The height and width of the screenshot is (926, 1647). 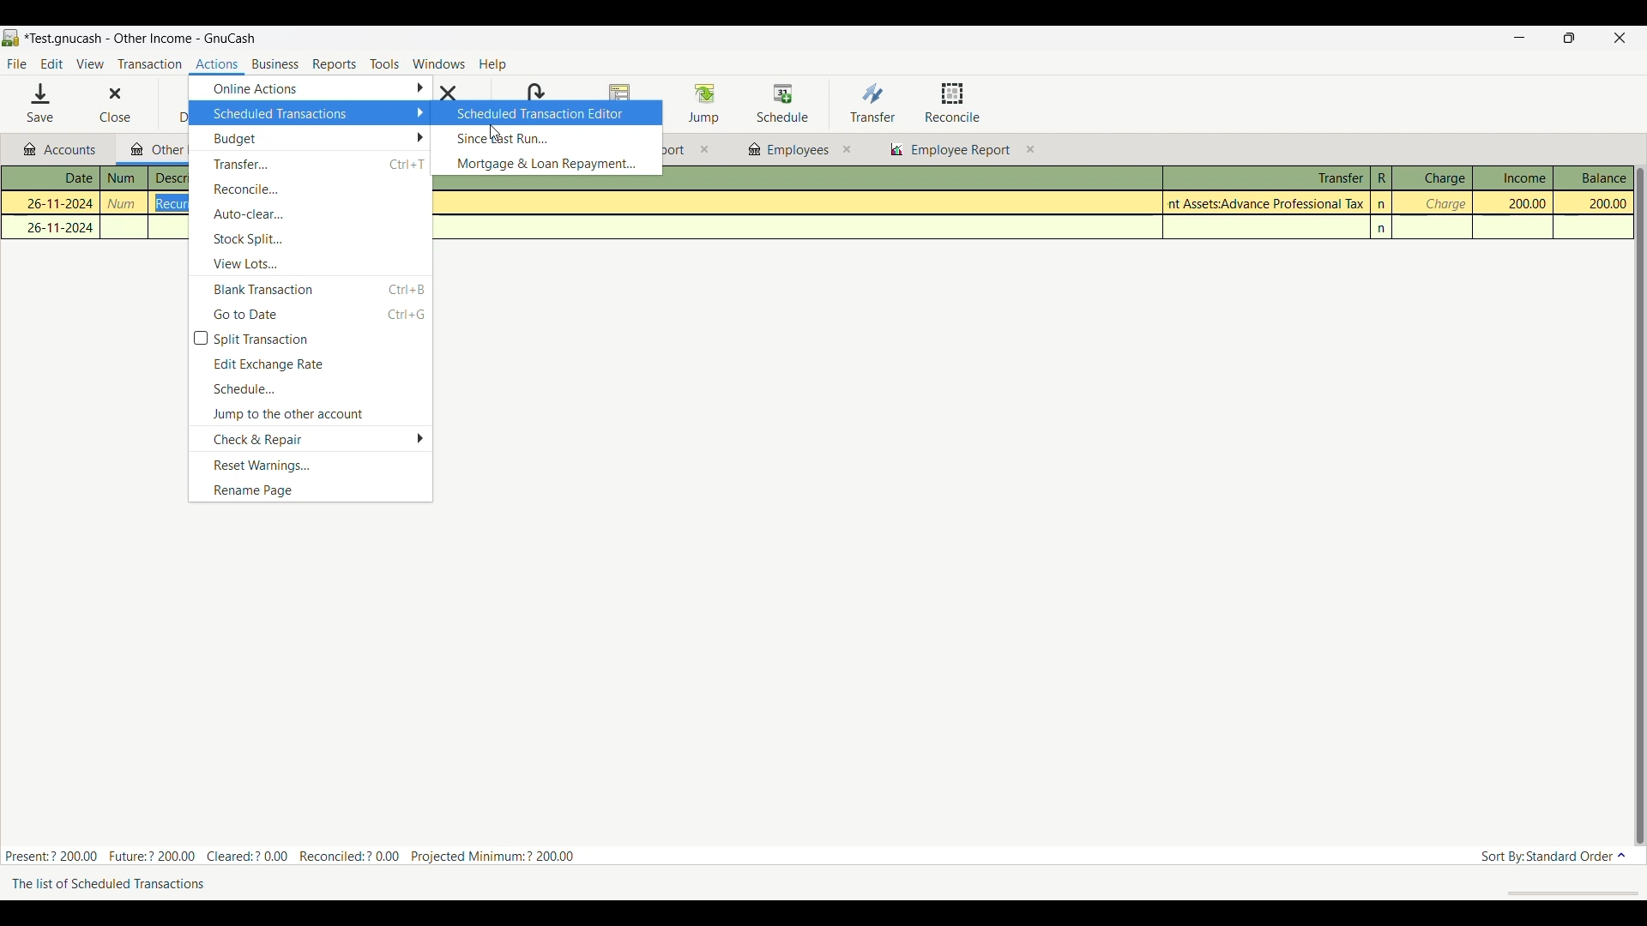 I want to click on Stock split, so click(x=311, y=238).